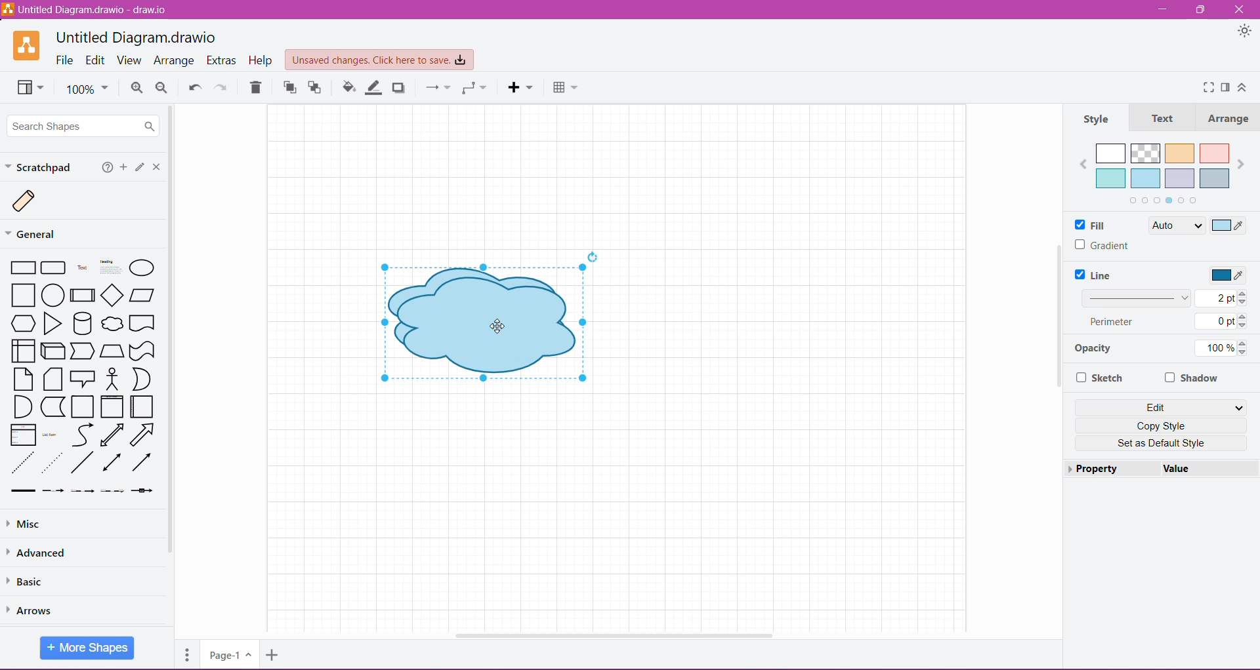 The width and height of the screenshot is (1260, 670). Describe the element at coordinates (31, 582) in the screenshot. I see `Basic` at that location.